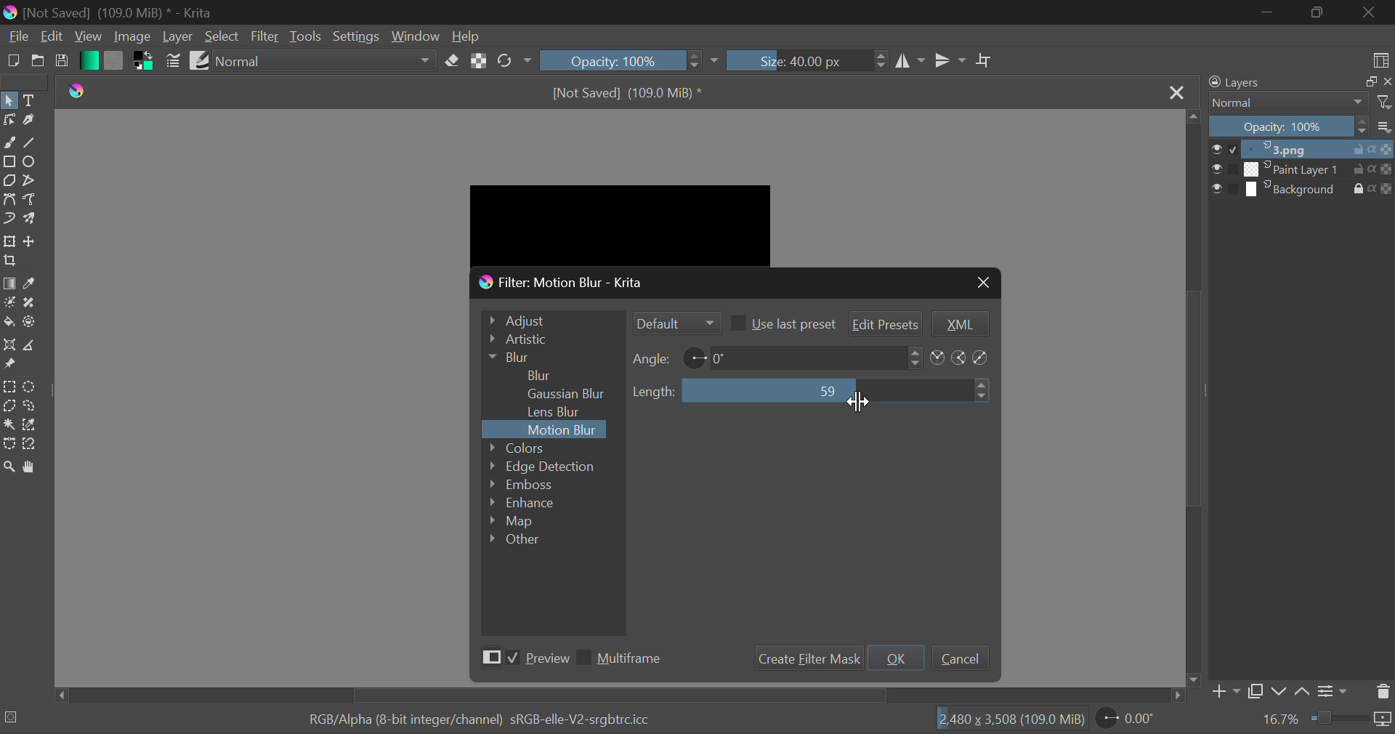  Describe the element at coordinates (960, 657) in the screenshot. I see `Cancel` at that location.